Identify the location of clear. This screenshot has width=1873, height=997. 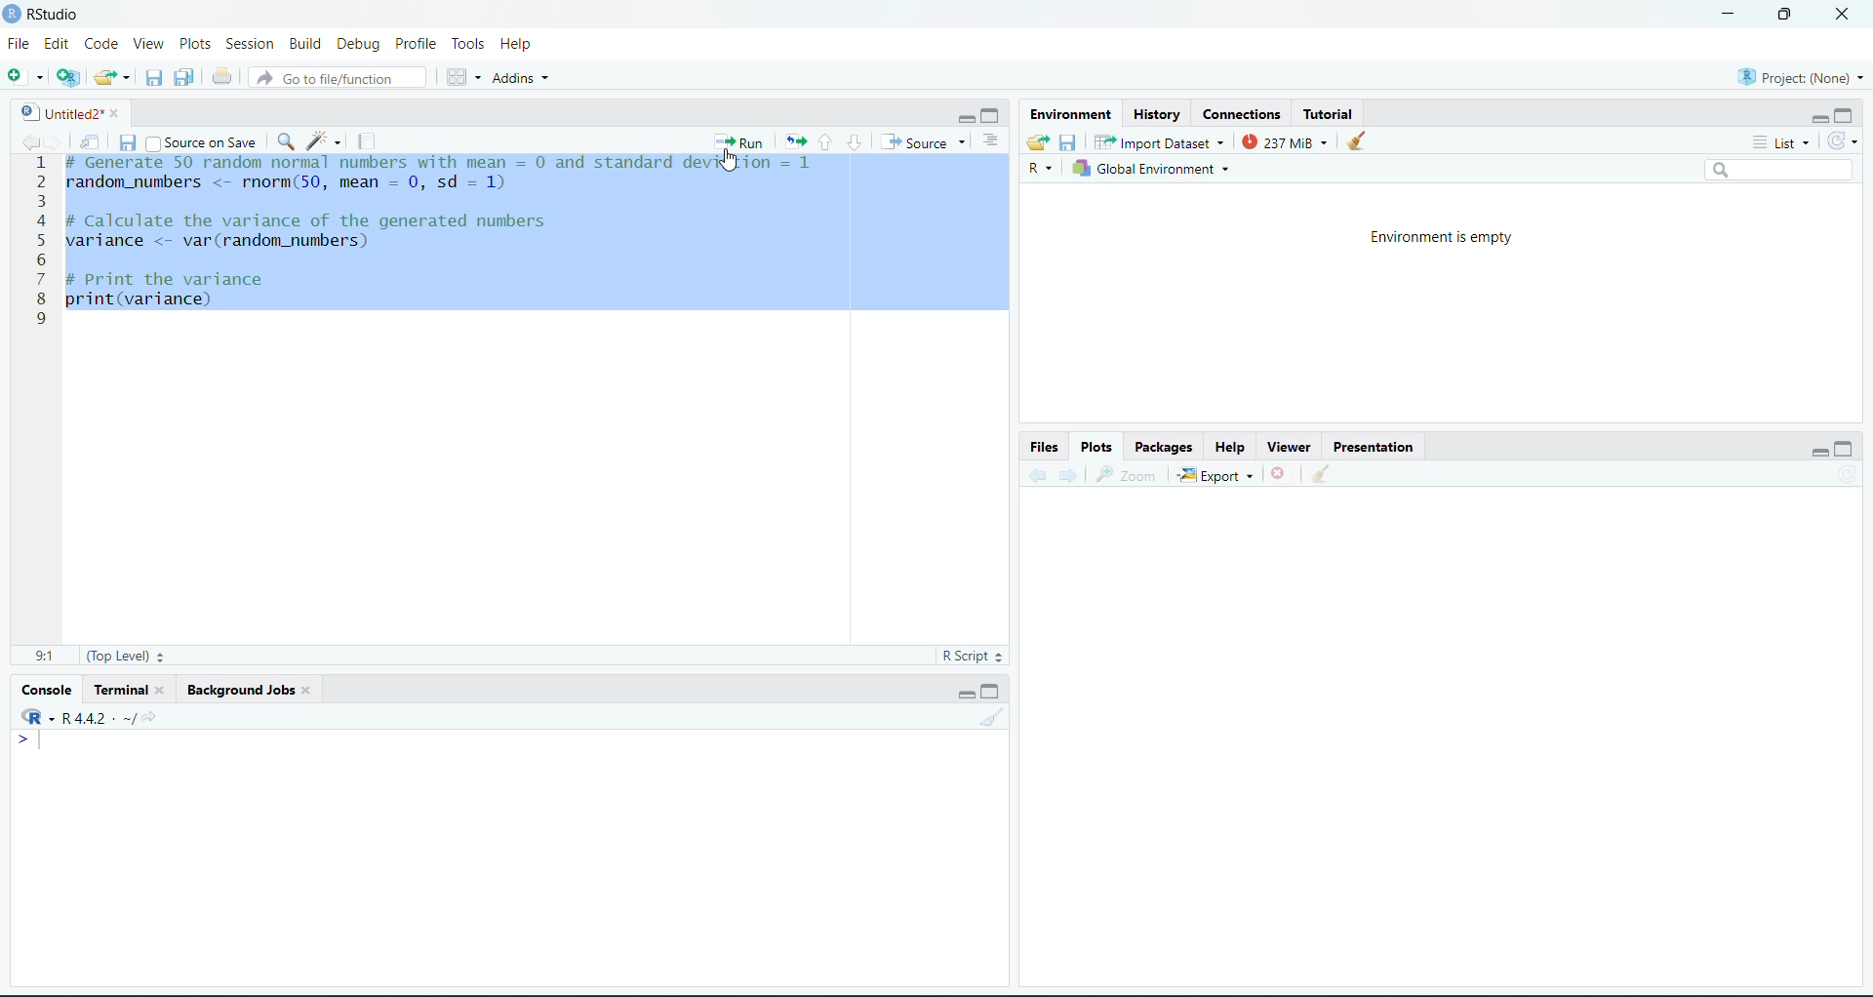
(1357, 140).